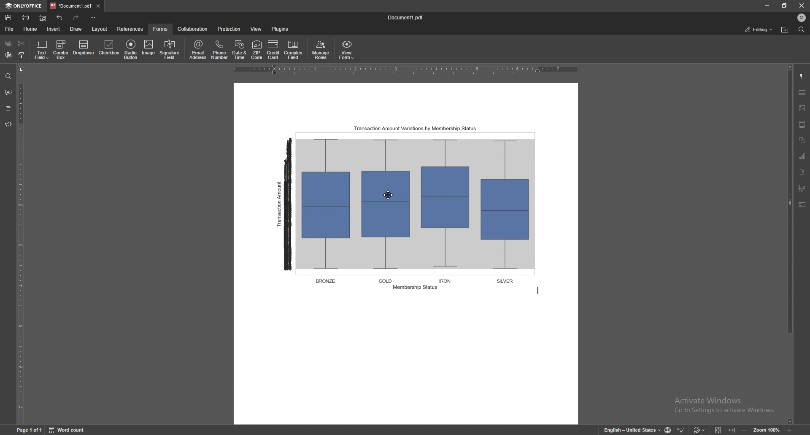 This screenshot has width=810, height=435. What do you see at coordinates (802, 124) in the screenshot?
I see `header and footer` at bounding box center [802, 124].